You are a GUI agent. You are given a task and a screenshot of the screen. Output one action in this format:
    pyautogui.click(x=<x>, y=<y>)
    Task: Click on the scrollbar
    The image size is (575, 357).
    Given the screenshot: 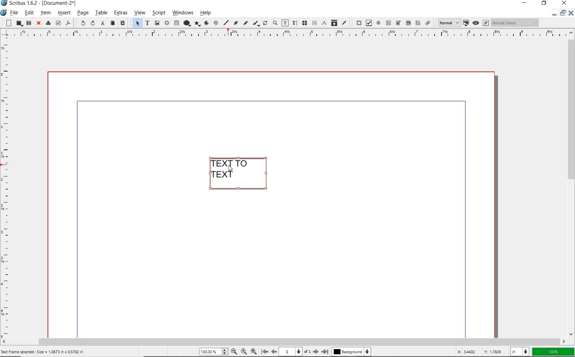 What is the action you would take?
    pyautogui.click(x=572, y=183)
    